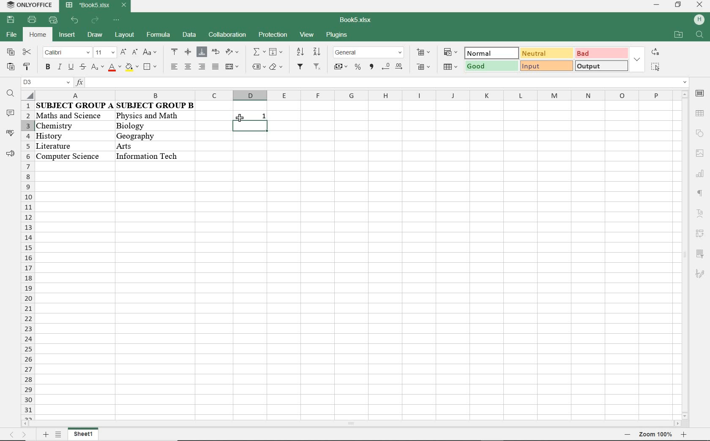 The width and height of the screenshot is (710, 441). I want to click on formula returns 1, so click(251, 114).